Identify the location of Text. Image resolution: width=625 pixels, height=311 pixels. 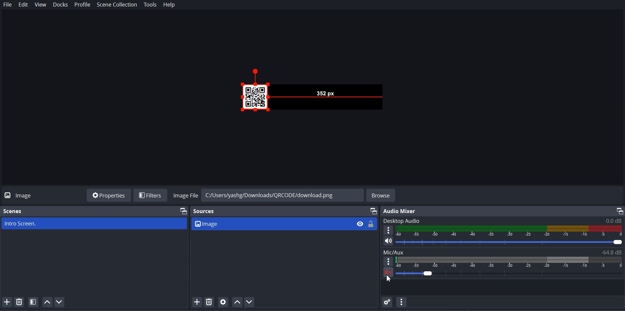
(401, 211).